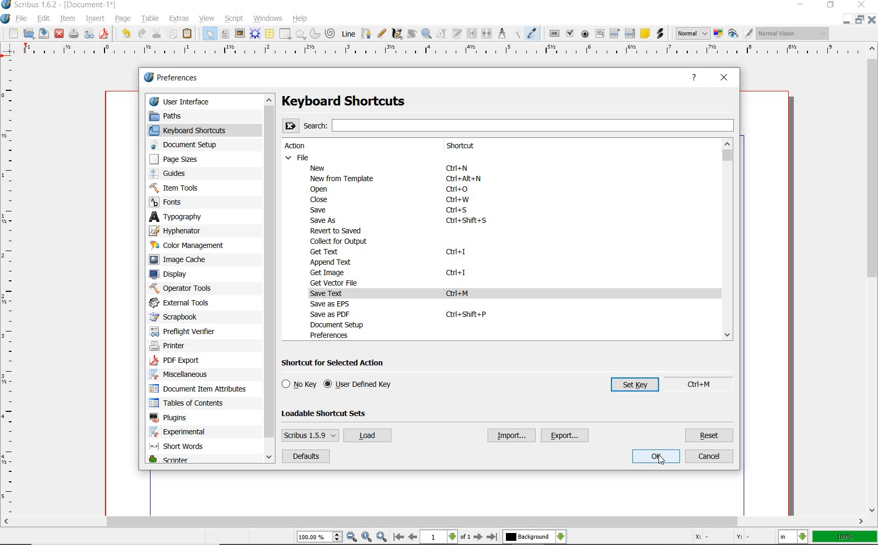 This screenshot has width=878, height=545. Describe the element at coordinates (301, 19) in the screenshot. I see `help` at that location.